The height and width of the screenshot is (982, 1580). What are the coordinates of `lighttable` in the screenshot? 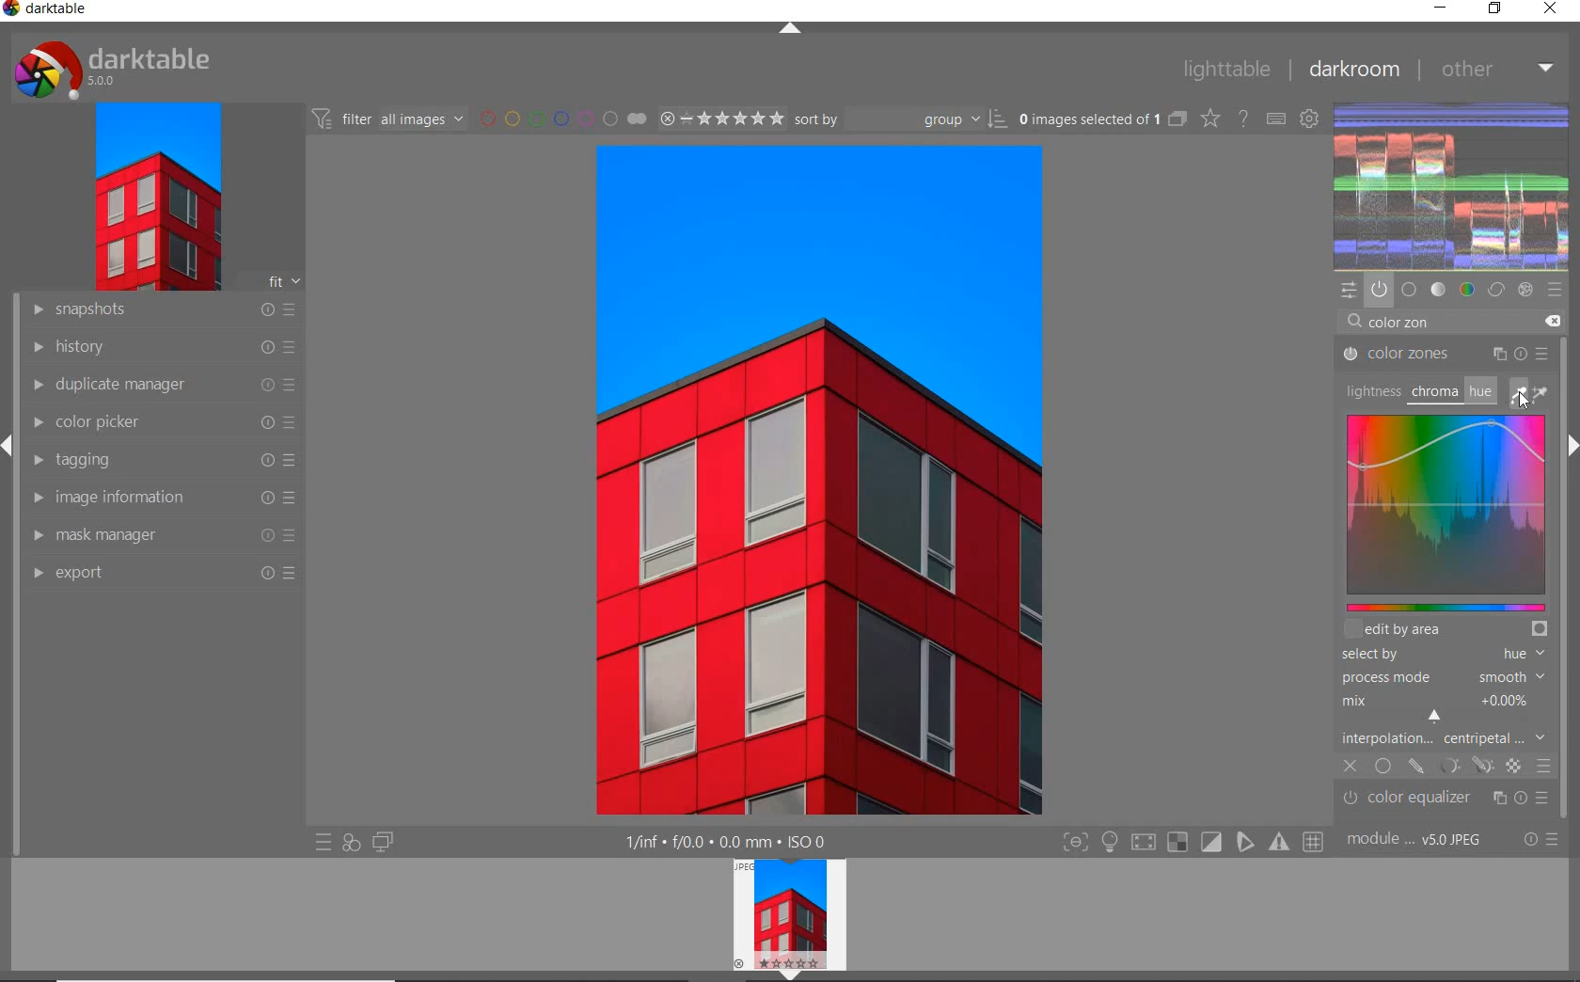 It's located at (1224, 70).